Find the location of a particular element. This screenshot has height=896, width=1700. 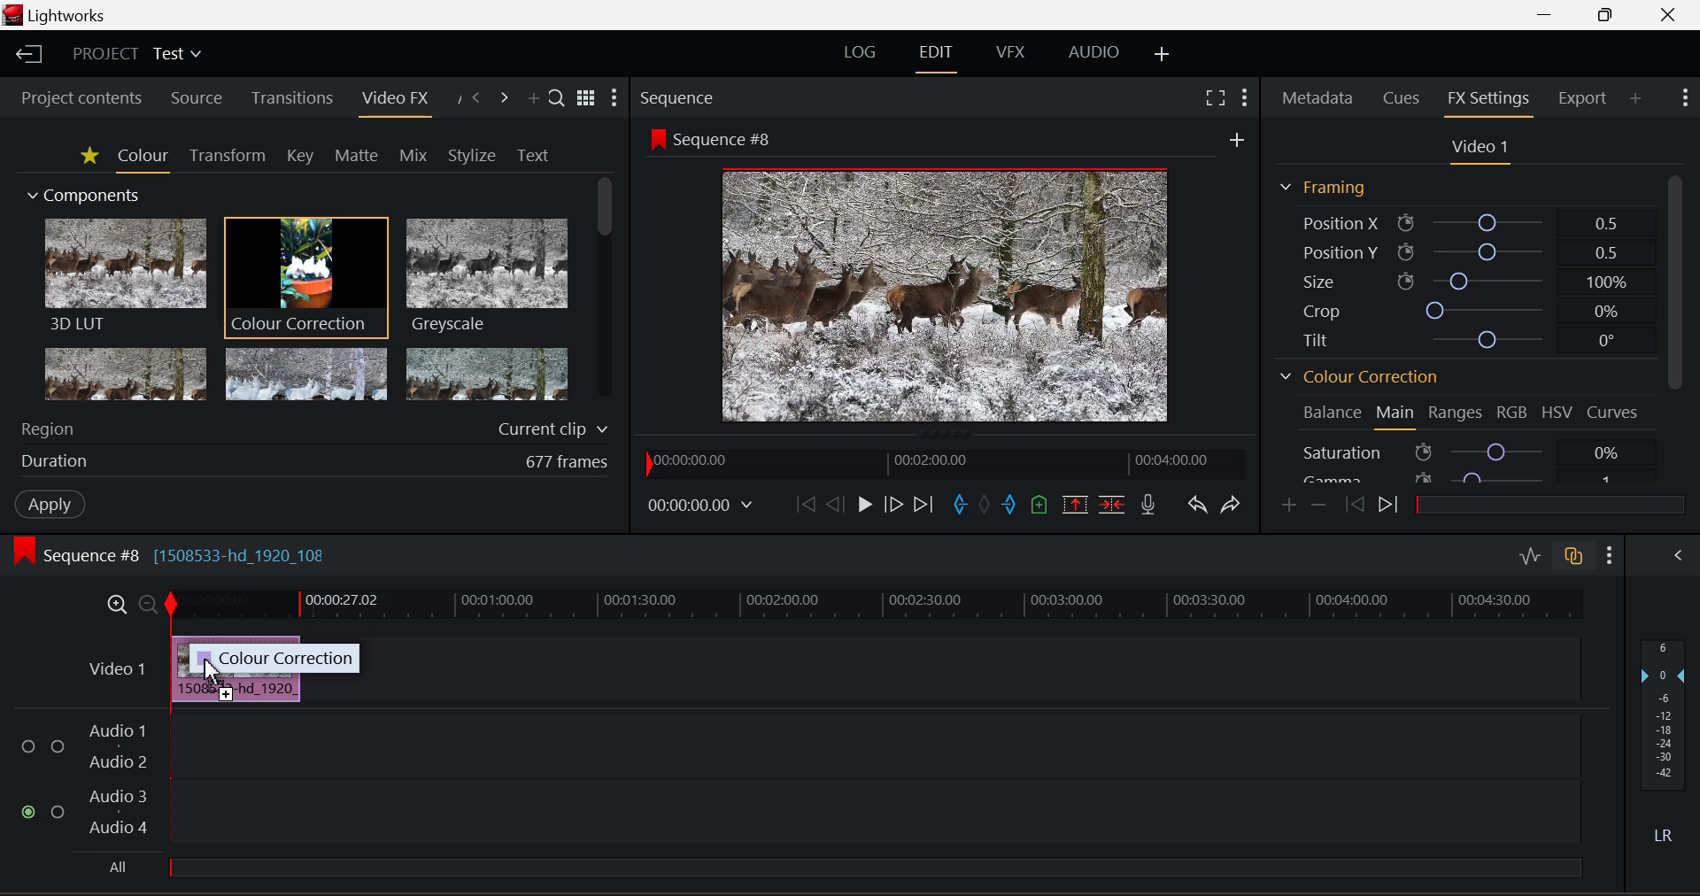

Previous Panel is located at coordinates (476, 97).